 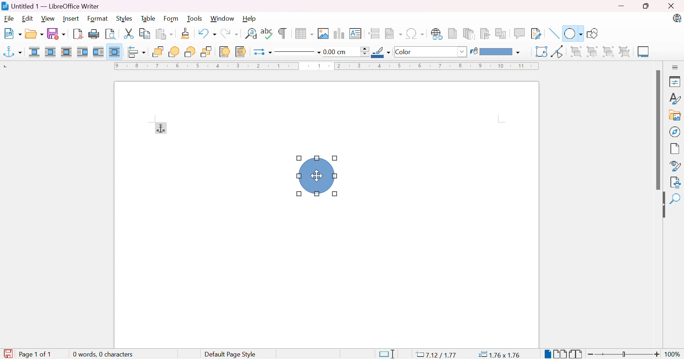 What do you see at coordinates (674, 216) in the screenshot?
I see `Find` at bounding box center [674, 216].